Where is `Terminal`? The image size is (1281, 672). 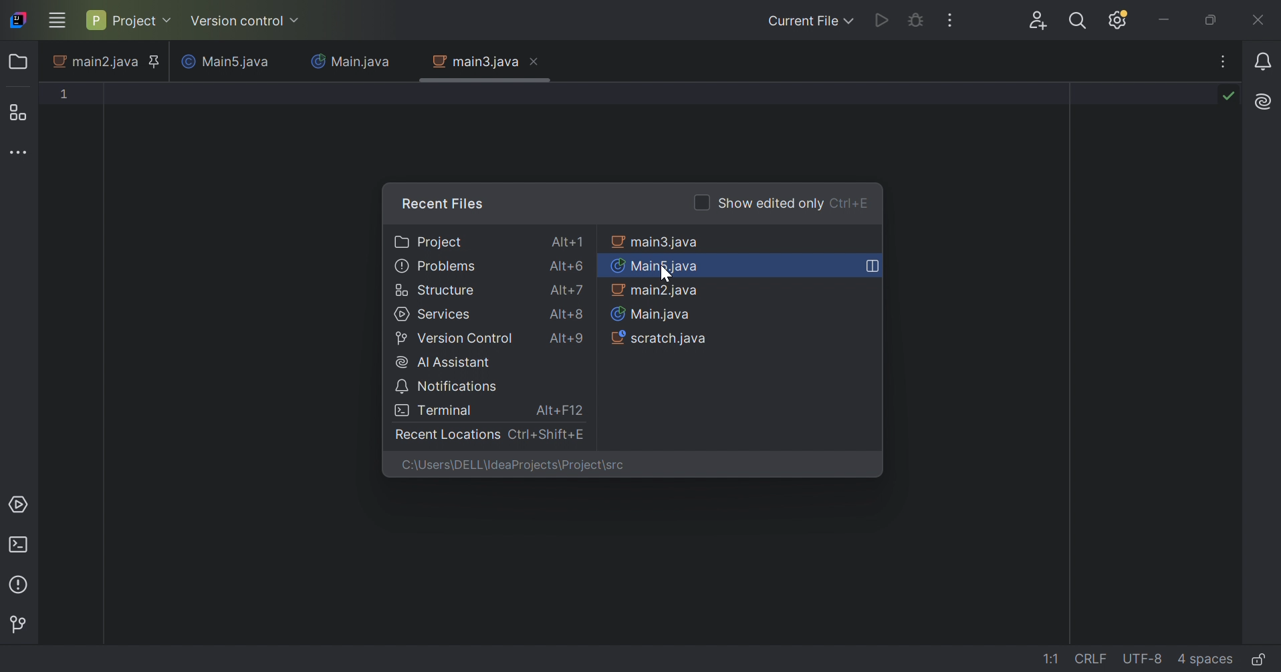 Terminal is located at coordinates (434, 410).